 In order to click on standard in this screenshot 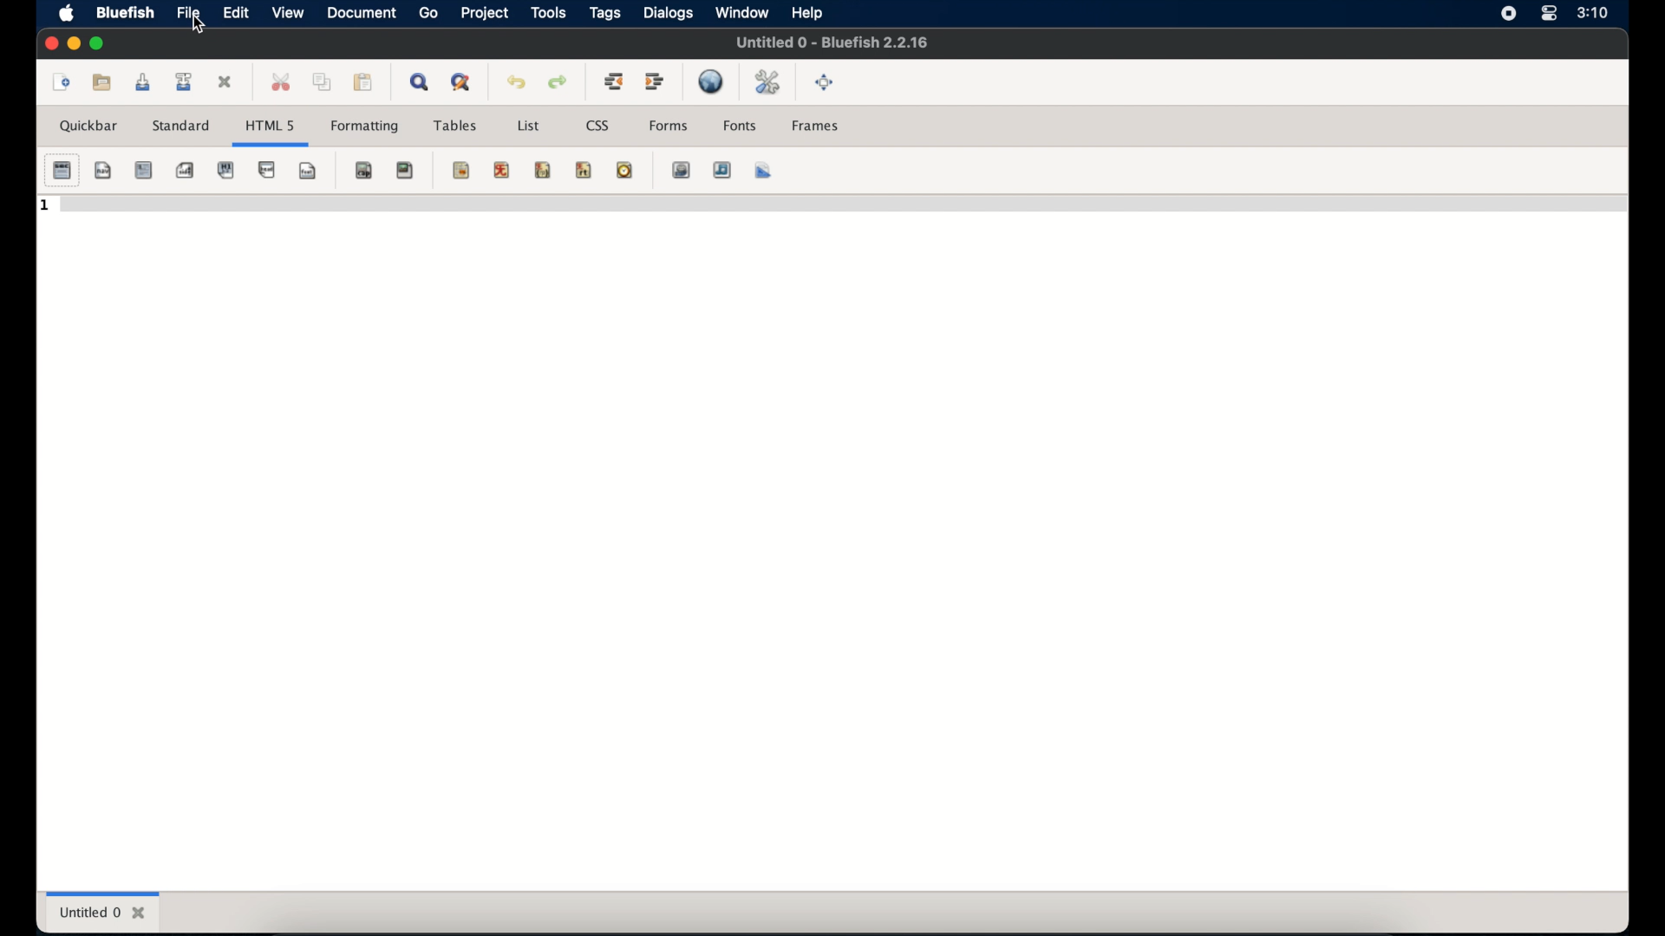, I will do `click(181, 133)`.